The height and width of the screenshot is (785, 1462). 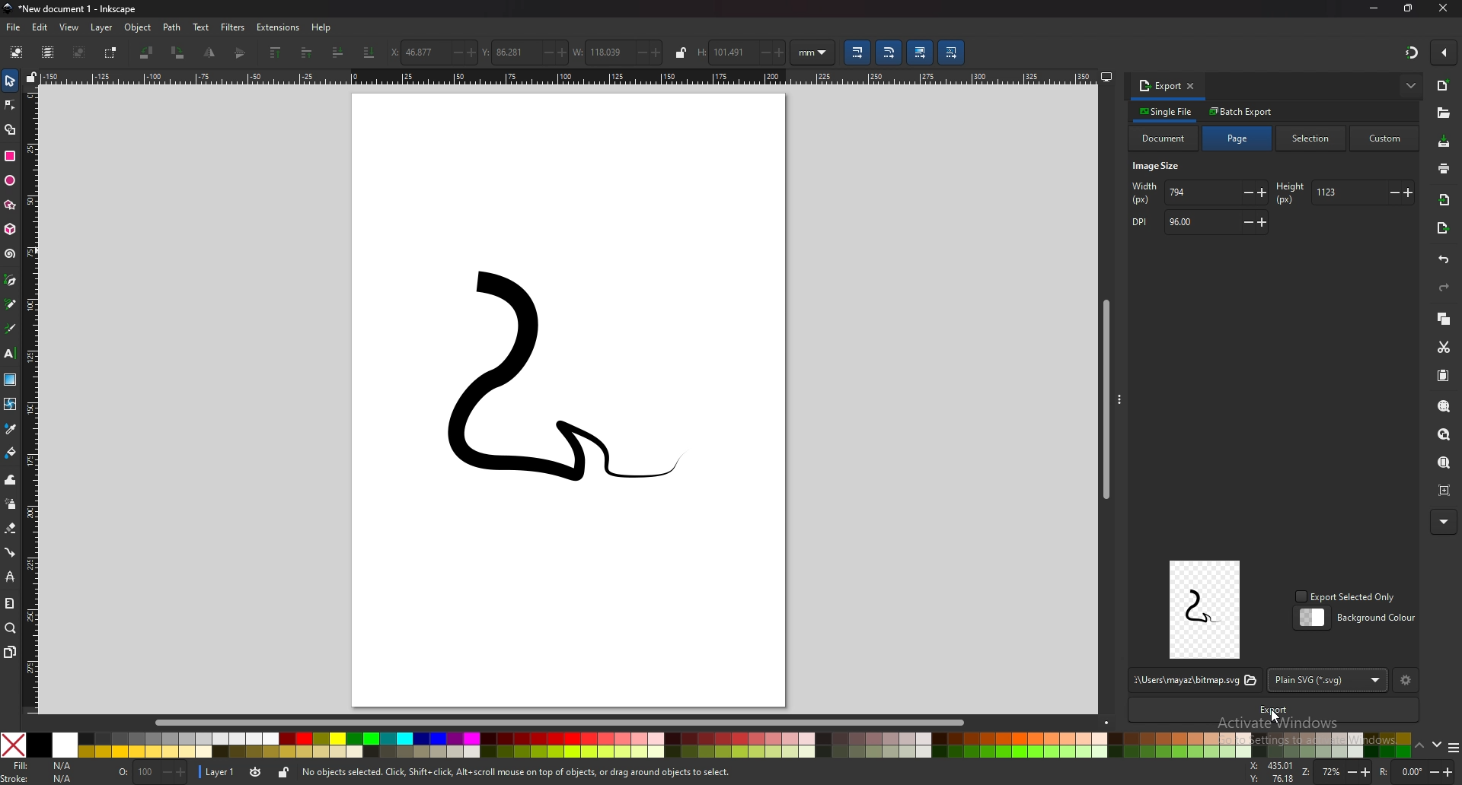 What do you see at coordinates (10, 105) in the screenshot?
I see `node` at bounding box center [10, 105].